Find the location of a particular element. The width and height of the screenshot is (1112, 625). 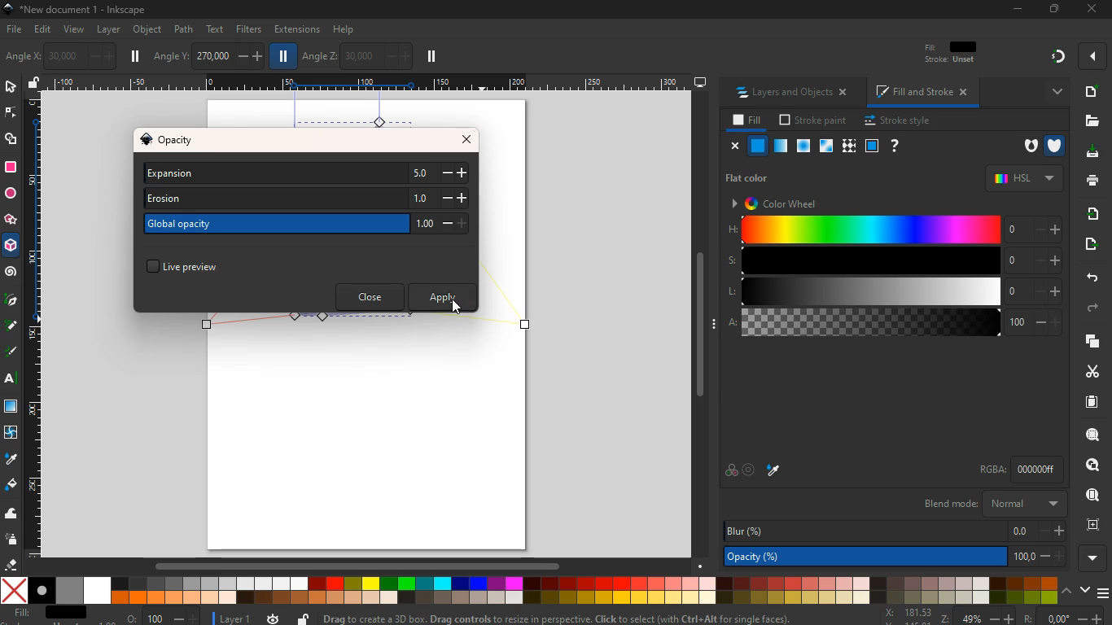

a is located at coordinates (894, 325).